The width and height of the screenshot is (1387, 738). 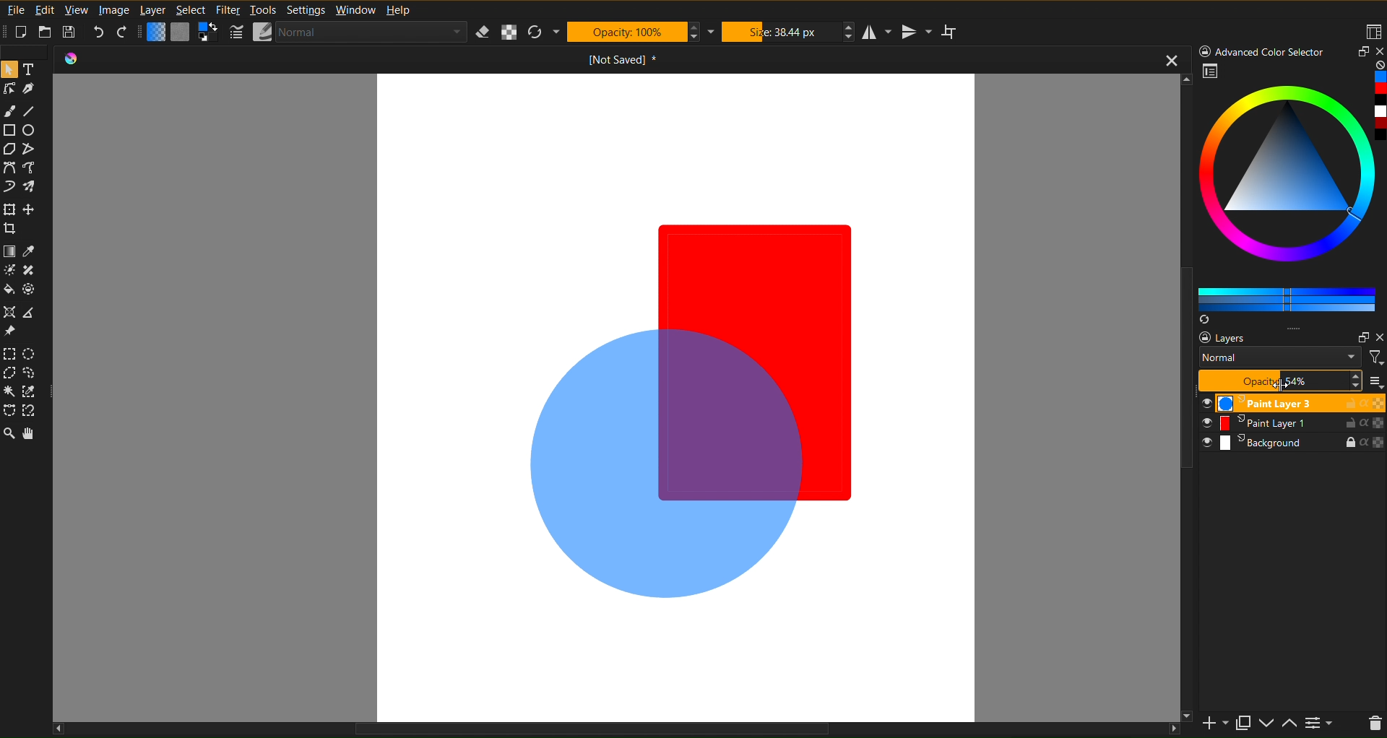 What do you see at coordinates (34, 169) in the screenshot?
I see `Curve Tool` at bounding box center [34, 169].